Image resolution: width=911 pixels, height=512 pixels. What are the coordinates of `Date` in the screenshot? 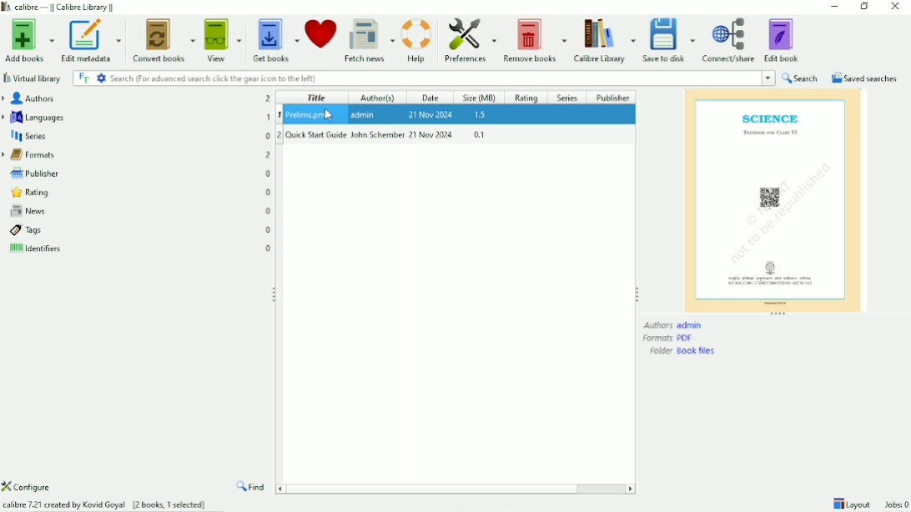 It's located at (433, 98).